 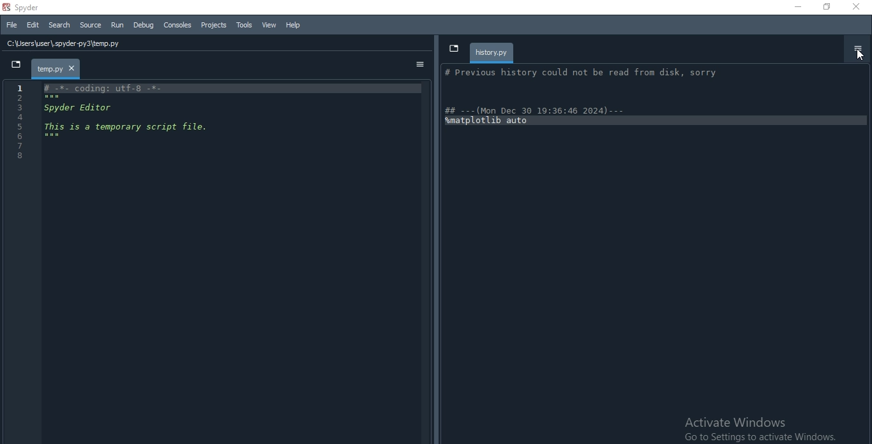 What do you see at coordinates (144, 25) in the screenshot?
I see `Debug` at bounding box center [144, 25].